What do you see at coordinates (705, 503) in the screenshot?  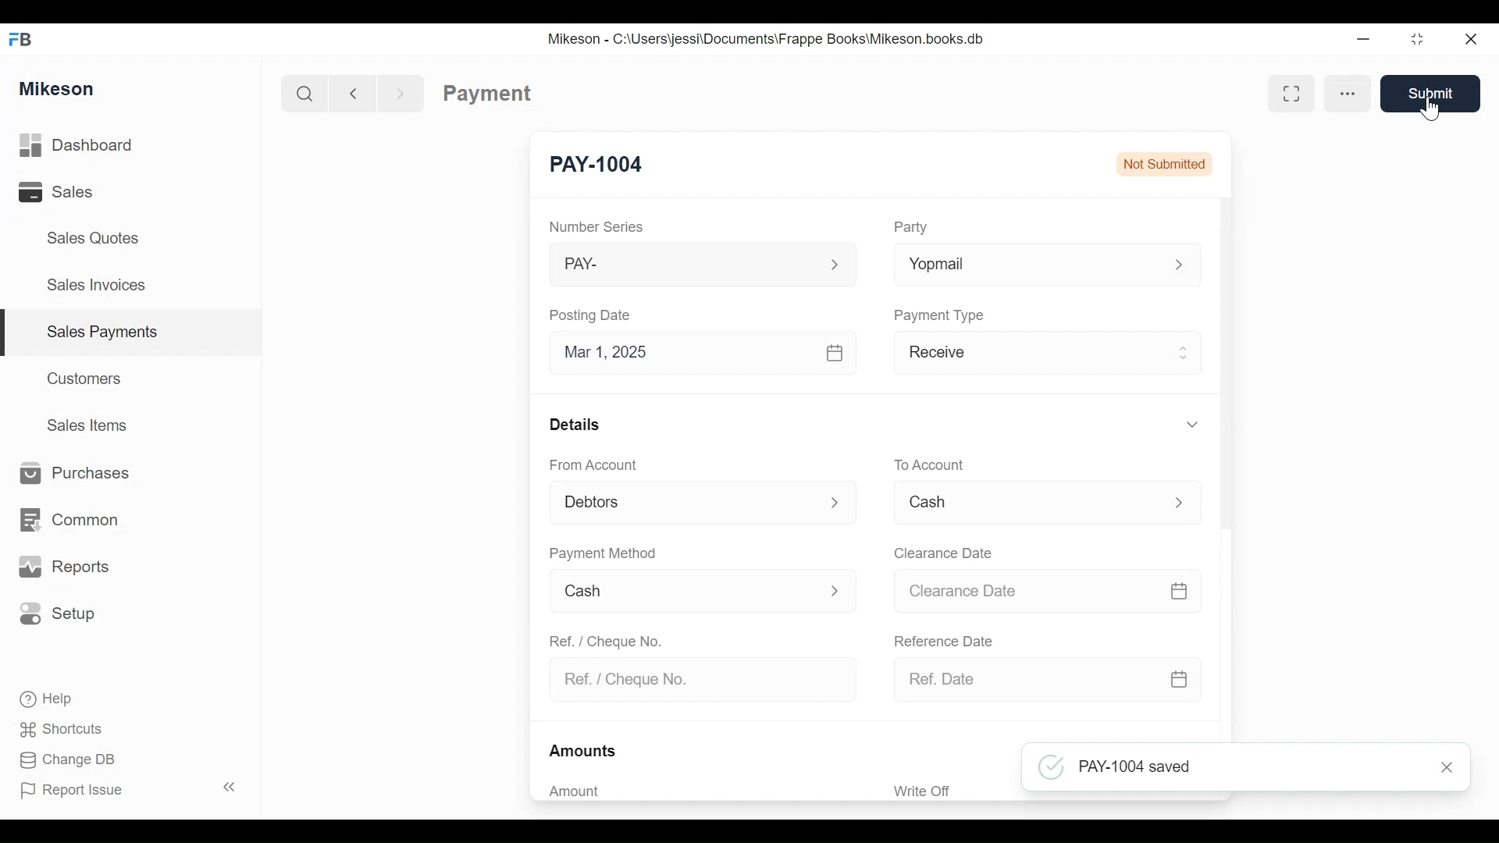 I see `From Account` at bounding box center [705, 503].